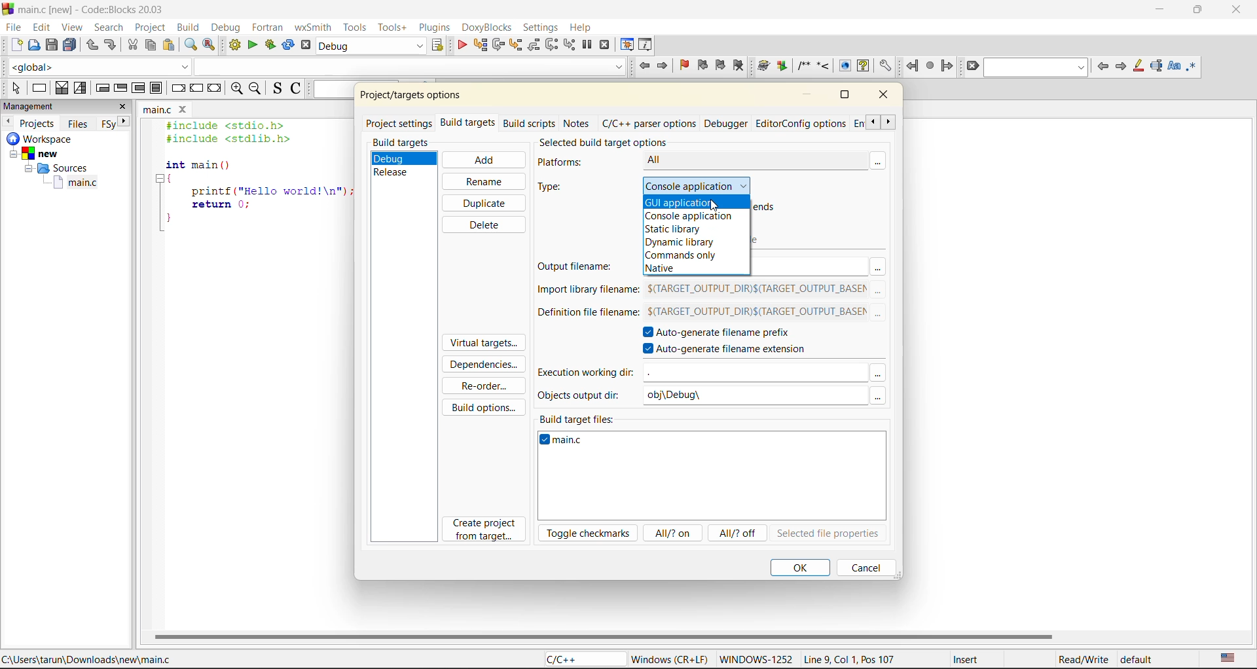  What do you see at coordinates (470, 124) in the screenshot?
I see `build targets` at bounding box center [470, 124].